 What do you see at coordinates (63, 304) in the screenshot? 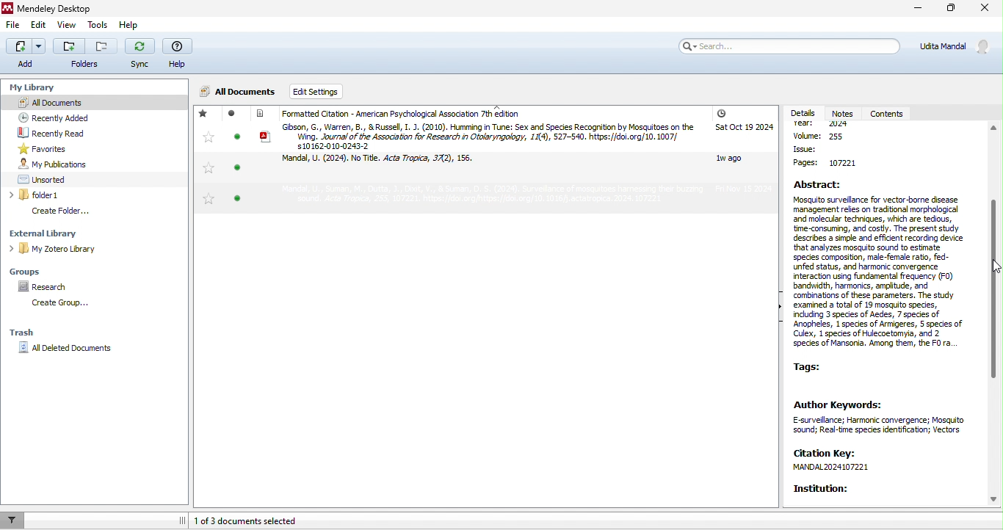
I see `create group` at bounding box center [63, 304].